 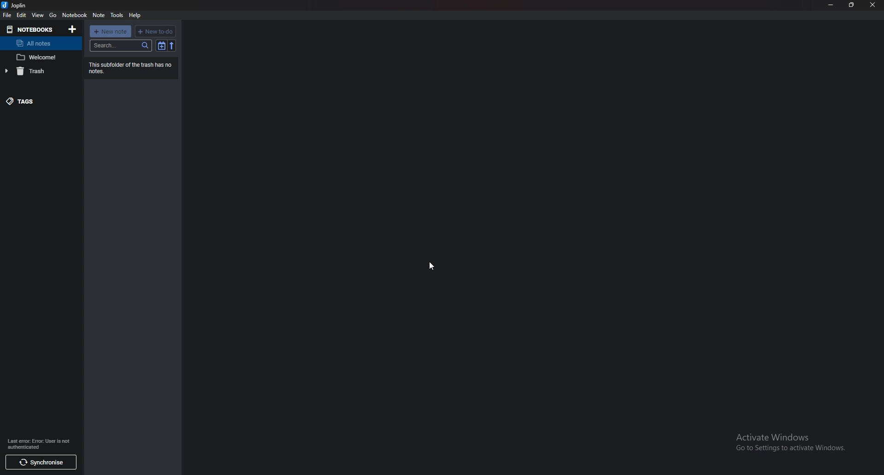 What do you see at coordinates (116, 15) in the screenshot?
I see `Tools` at bounding box center [116, 15].